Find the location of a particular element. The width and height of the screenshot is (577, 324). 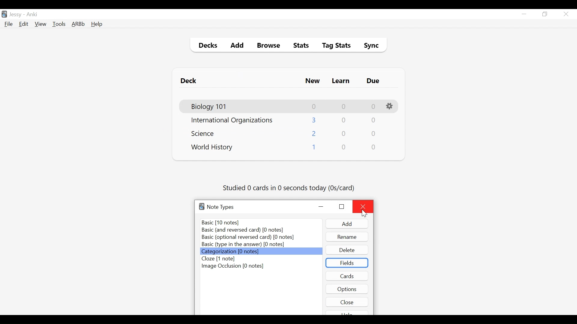

Options is located at coordinates (390, 106).